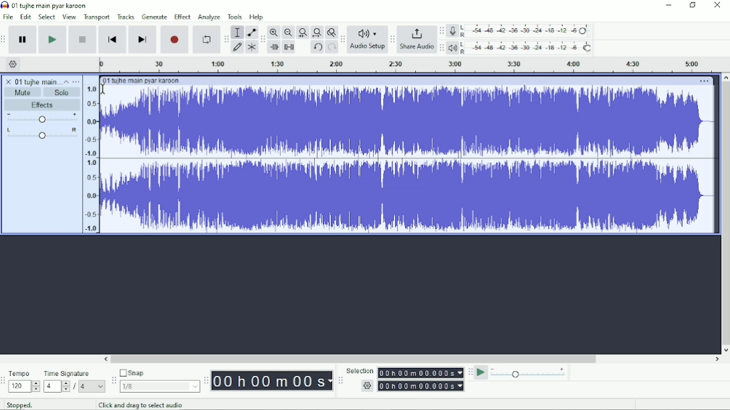 Image resolution: width=730 pixels, height=410 pixels. What do you see at coordinates (237, 48) in the screenshot?
I see `Draw tool` at bounding box center [237, 48].